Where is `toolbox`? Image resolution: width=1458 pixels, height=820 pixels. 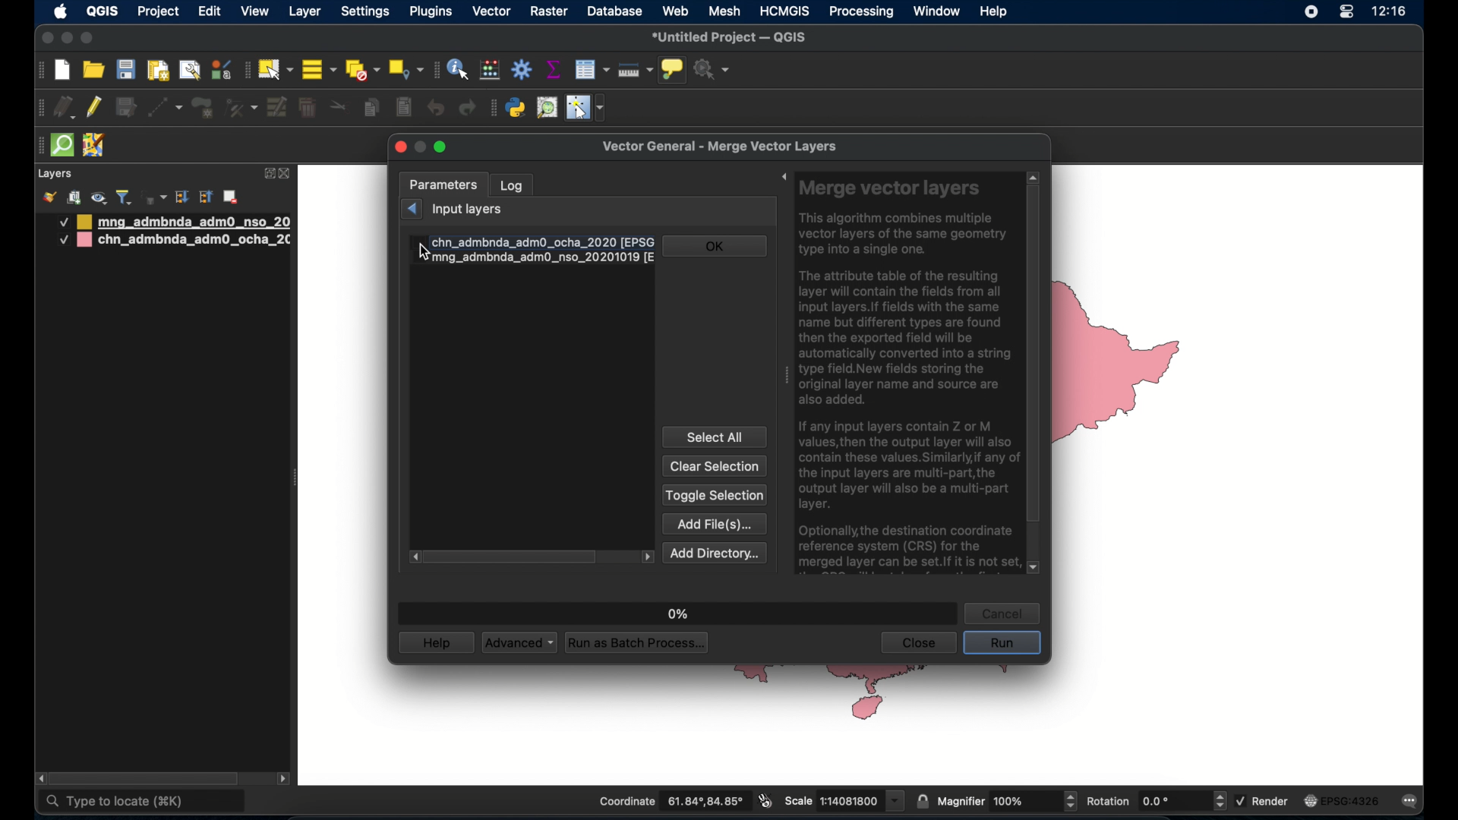
toolbox is located at coordinates (523, 70).